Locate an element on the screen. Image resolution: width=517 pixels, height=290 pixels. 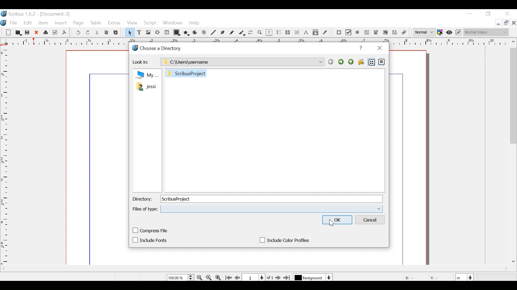
Edit is located at coordinates (28, 23).